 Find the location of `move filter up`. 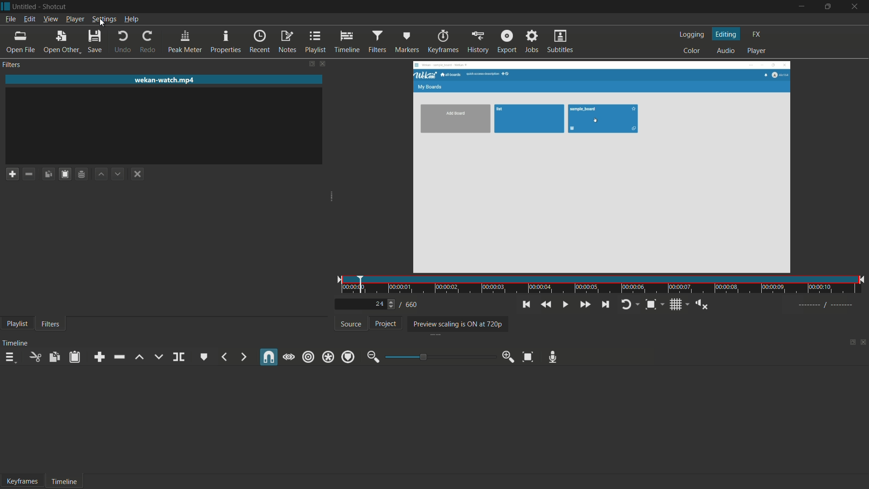

move filter up is located at coordinates (101, 175).